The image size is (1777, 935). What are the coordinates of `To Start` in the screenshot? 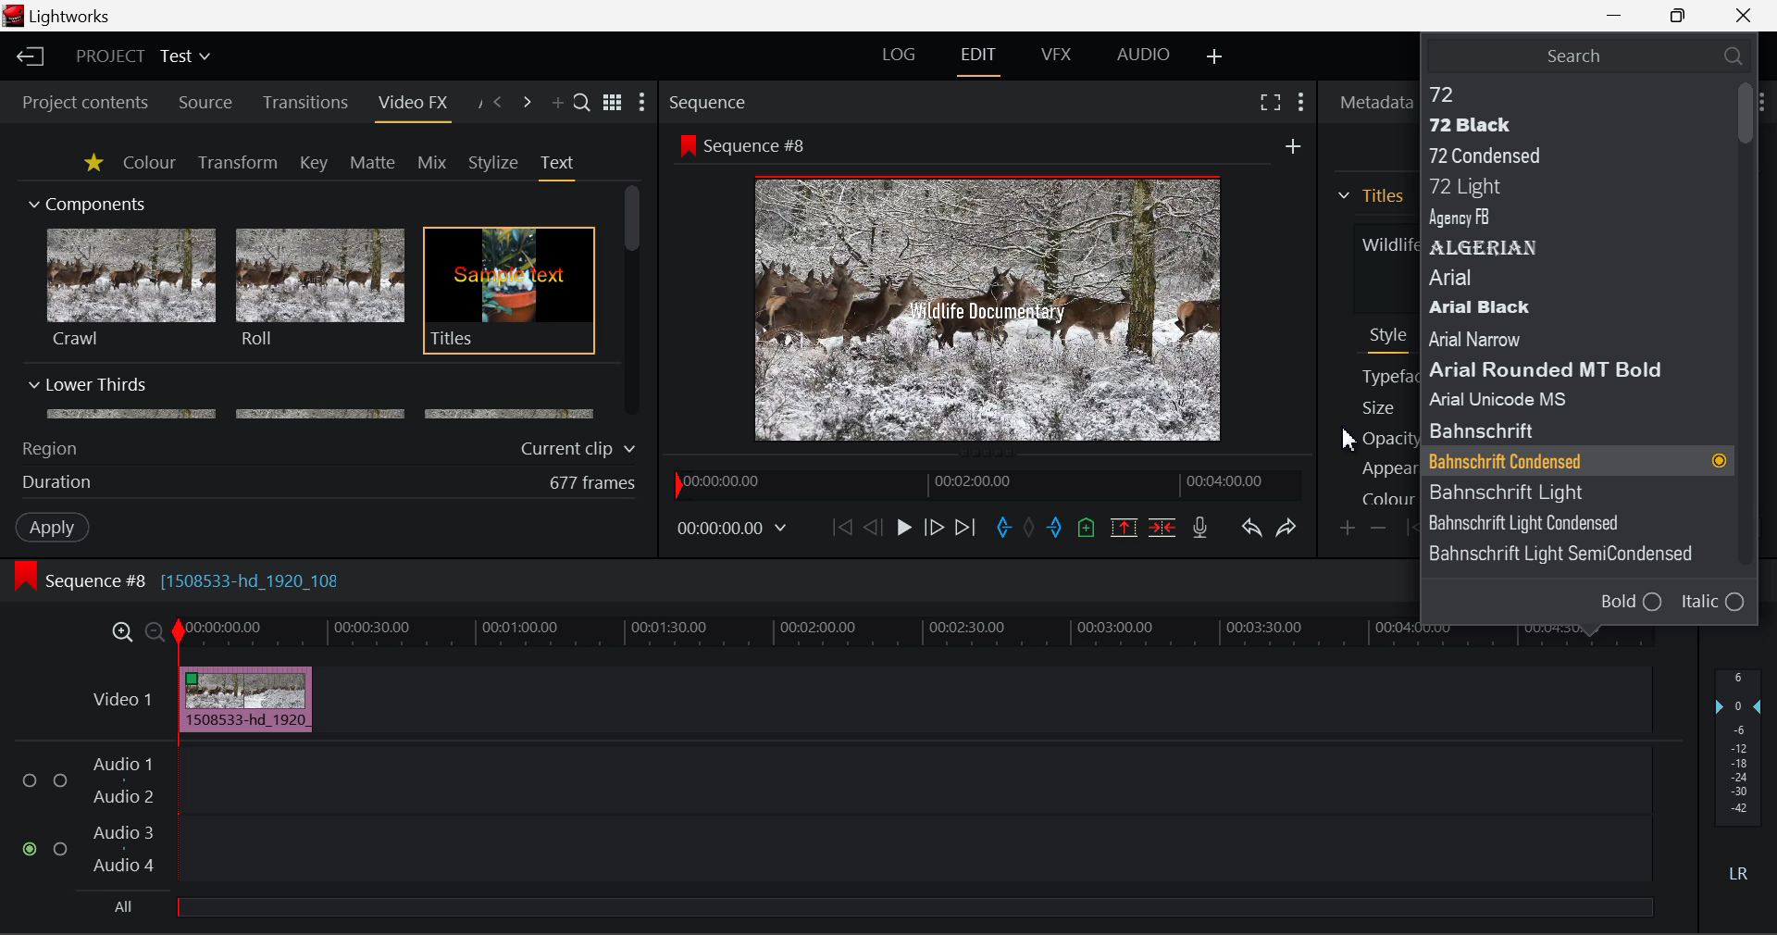 It's located at (842, 529).